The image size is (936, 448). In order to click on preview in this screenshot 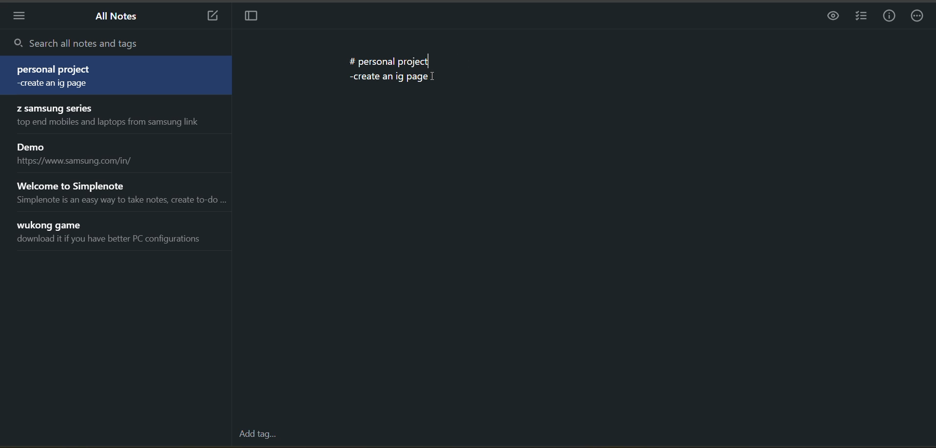, I will do `click(832, 16)`.